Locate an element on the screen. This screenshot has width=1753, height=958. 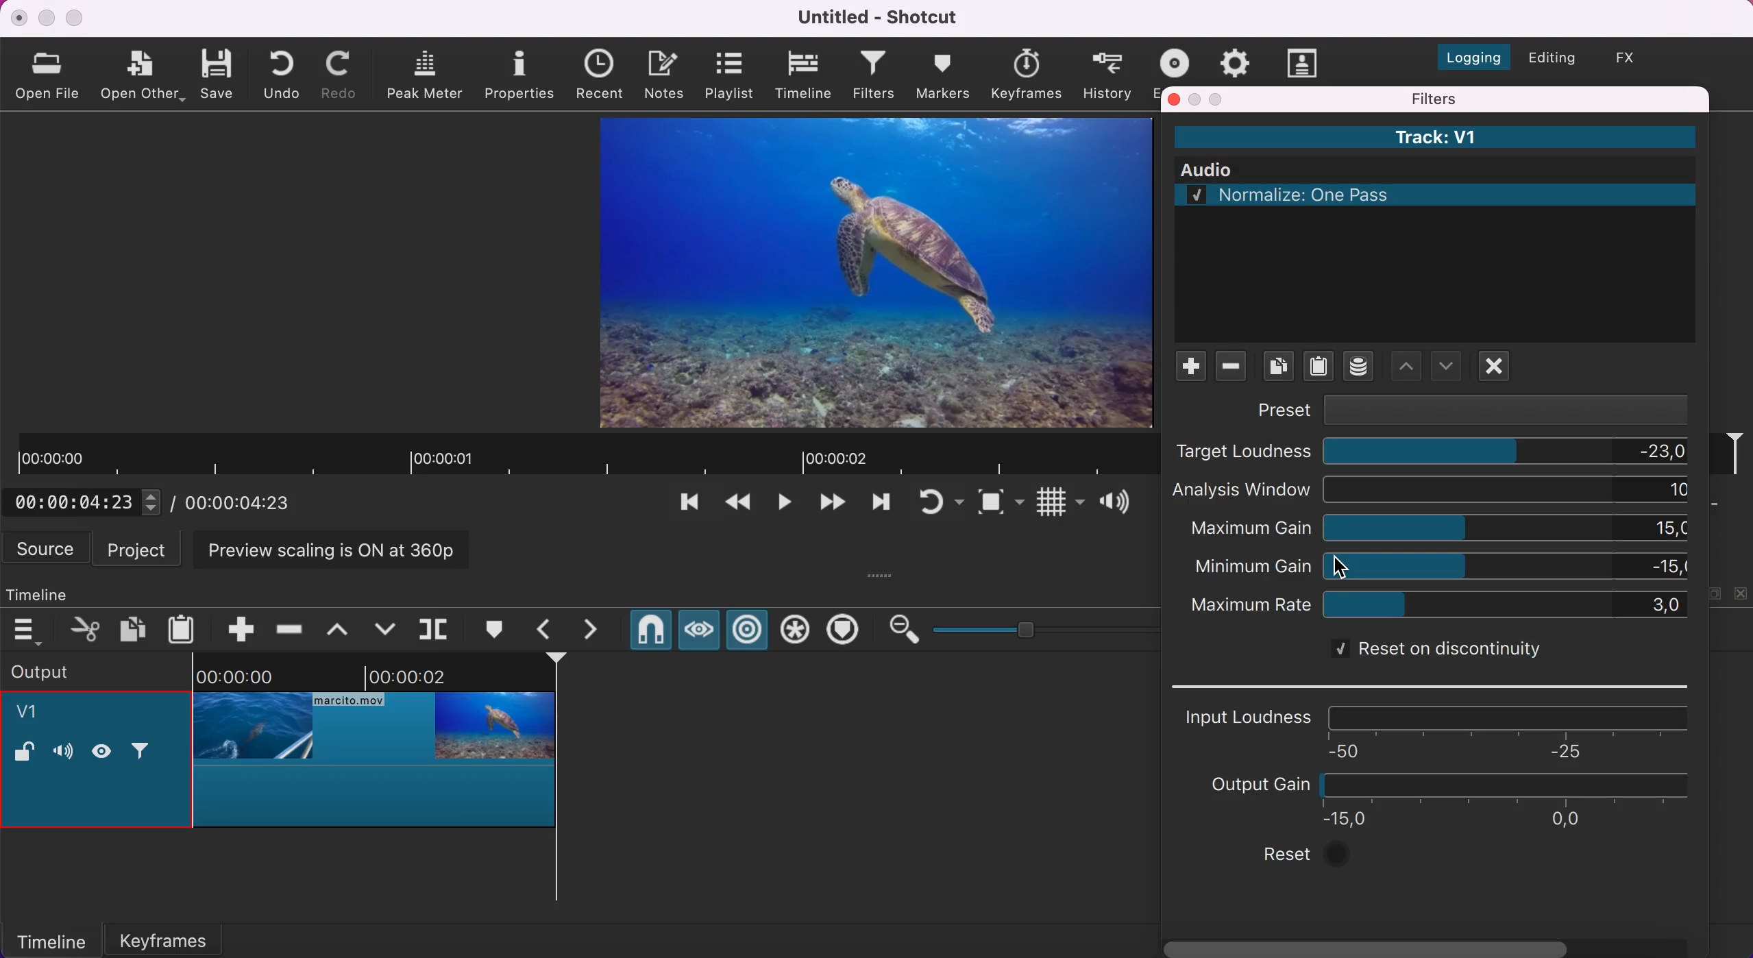
redo is located at coordinates (343, 75).